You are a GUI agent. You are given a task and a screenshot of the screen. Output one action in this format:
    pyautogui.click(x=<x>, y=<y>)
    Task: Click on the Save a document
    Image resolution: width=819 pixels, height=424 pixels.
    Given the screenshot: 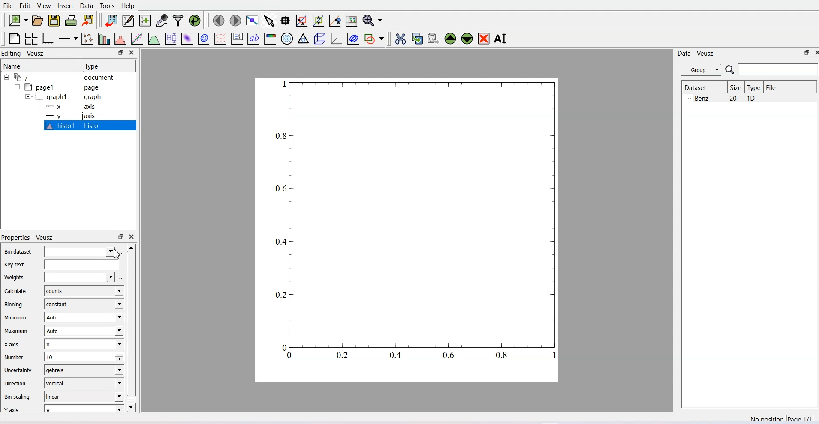 What is the action you would take?
    pyautogui.click(x=54, y=21)
    